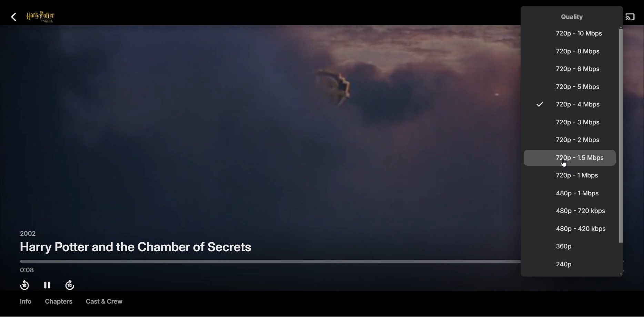 This screenshot has height=317, width=644. I want to click on 480p -  720kbps, so click(580, 212).